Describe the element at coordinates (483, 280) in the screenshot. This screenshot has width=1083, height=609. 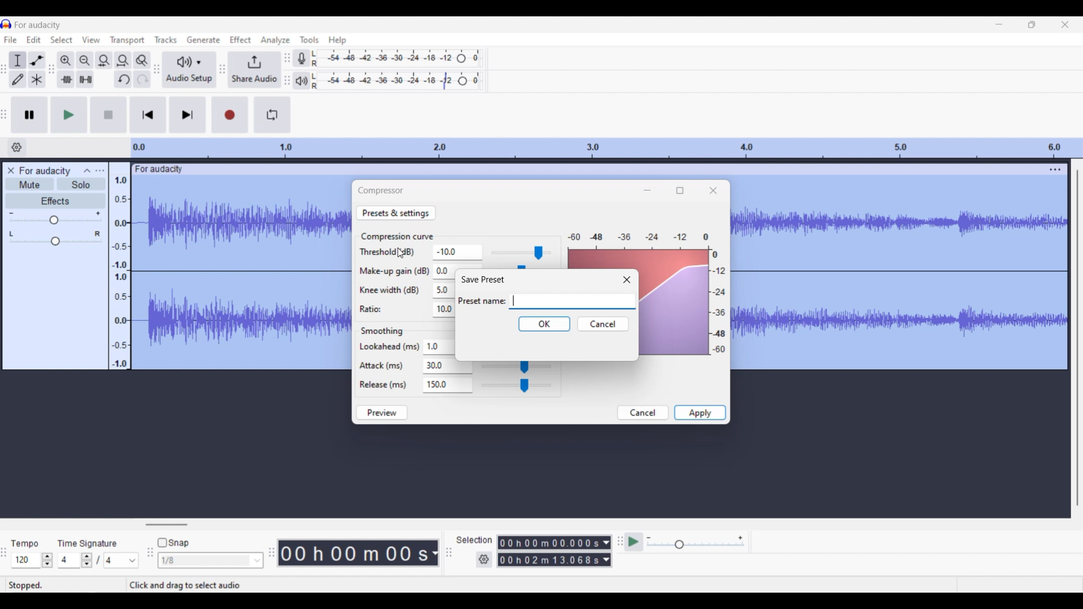
I see `Window name` at that location.